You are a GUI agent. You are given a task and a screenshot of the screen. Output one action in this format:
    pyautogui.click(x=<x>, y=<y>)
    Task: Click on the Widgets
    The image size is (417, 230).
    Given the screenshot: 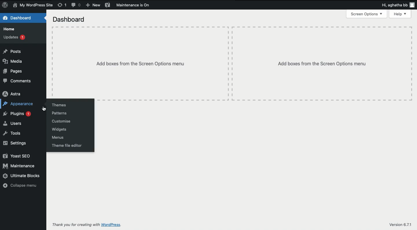 What is the action you would take?
    pyautogui.click(x=60, y=129)
    